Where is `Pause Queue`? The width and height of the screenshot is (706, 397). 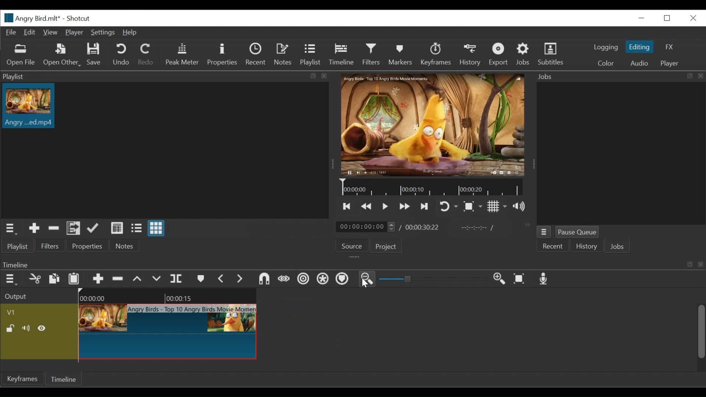 Pause Queue is located at coordinates (577, 232).